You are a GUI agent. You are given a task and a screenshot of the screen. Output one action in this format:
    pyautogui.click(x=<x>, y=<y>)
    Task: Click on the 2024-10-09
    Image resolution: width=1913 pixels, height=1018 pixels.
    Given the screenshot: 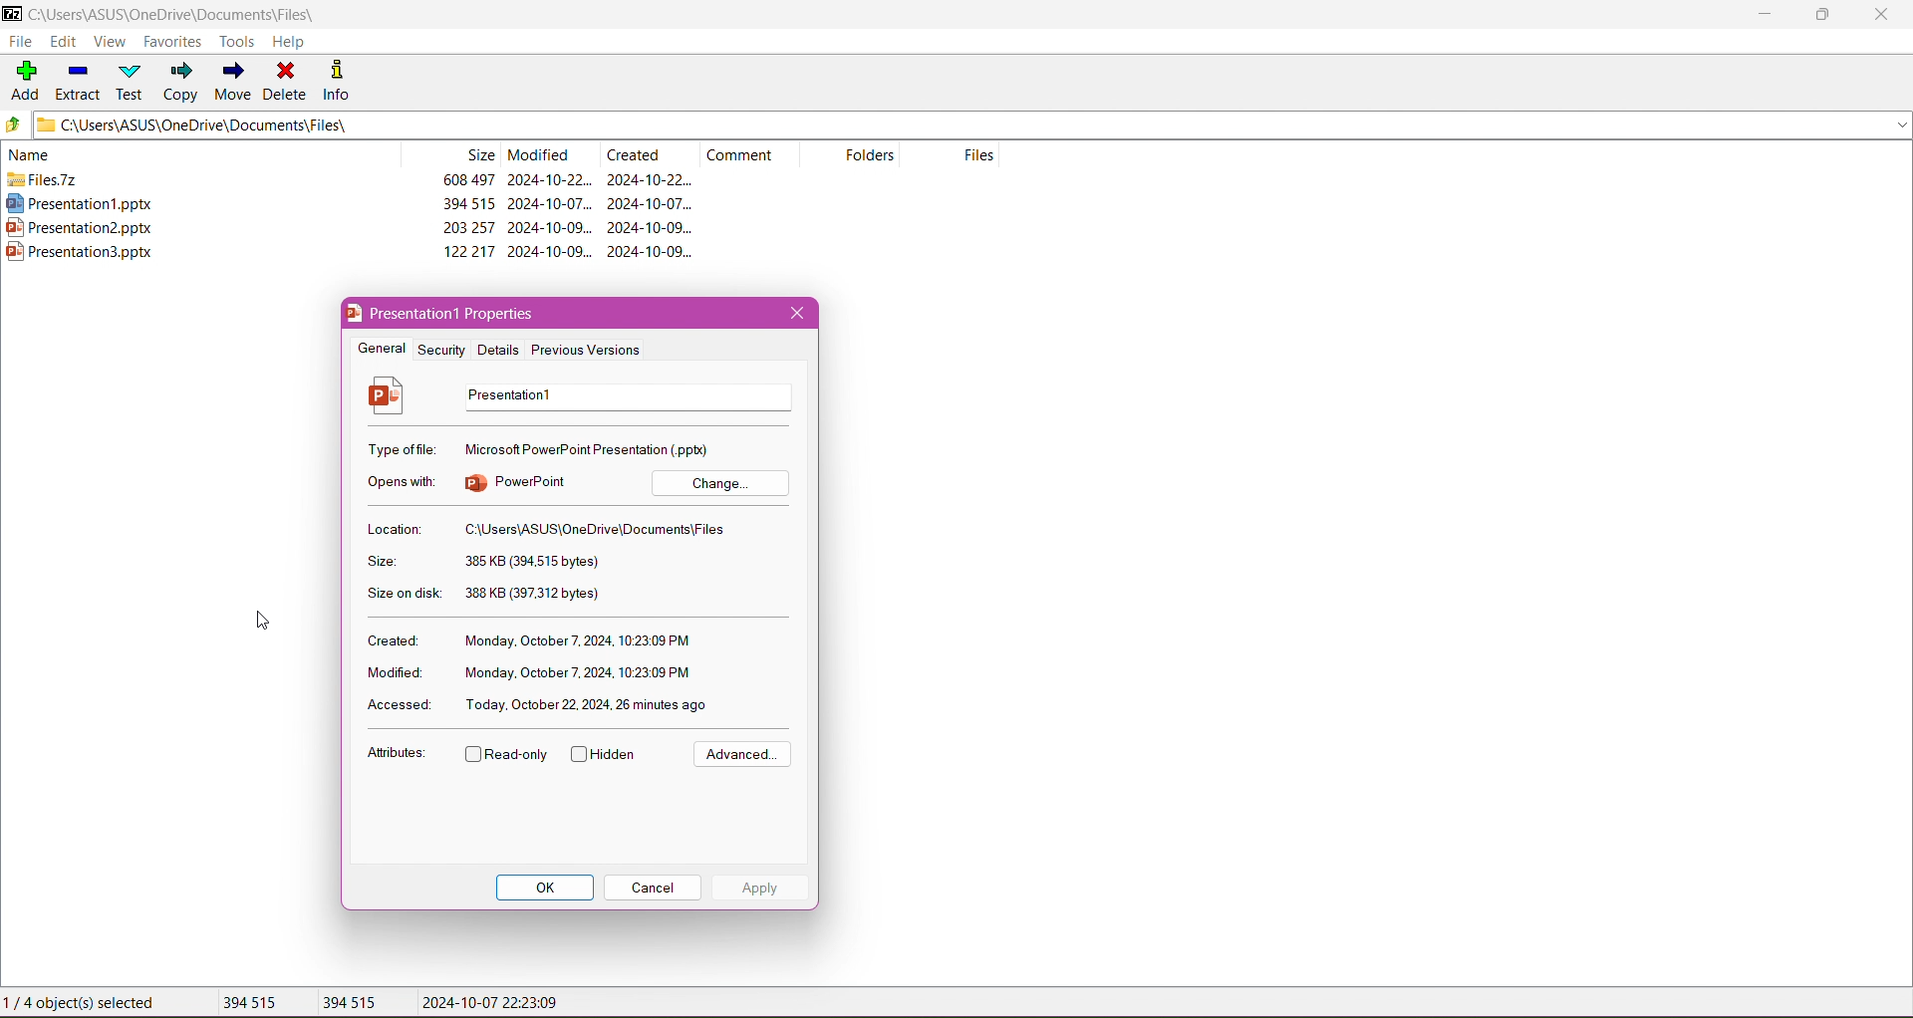 What is the action you would take?
    pyautogui.click(x=650, y=227)
    